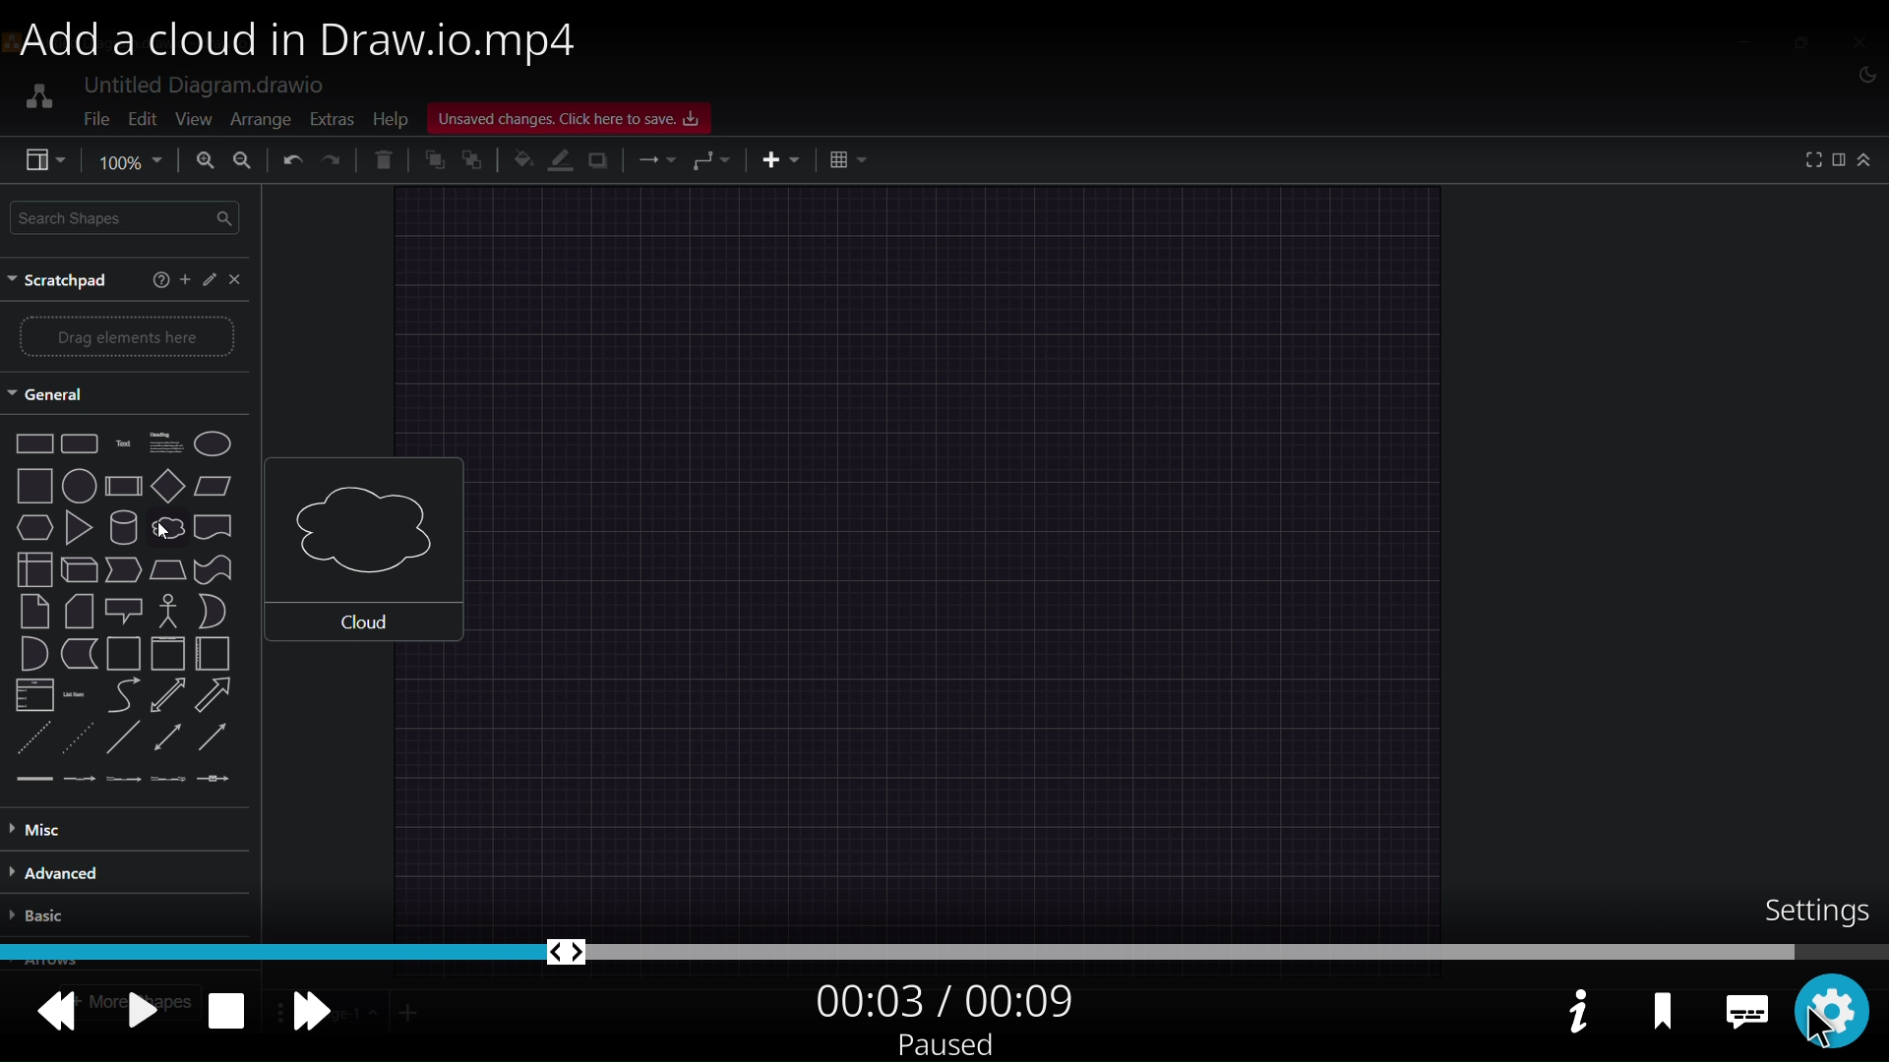 The image size is (1889, 1062). What do you see at coordinates (1814, 910) in the screenshot?
I see `Settings` at bounding box center [1814, 910].